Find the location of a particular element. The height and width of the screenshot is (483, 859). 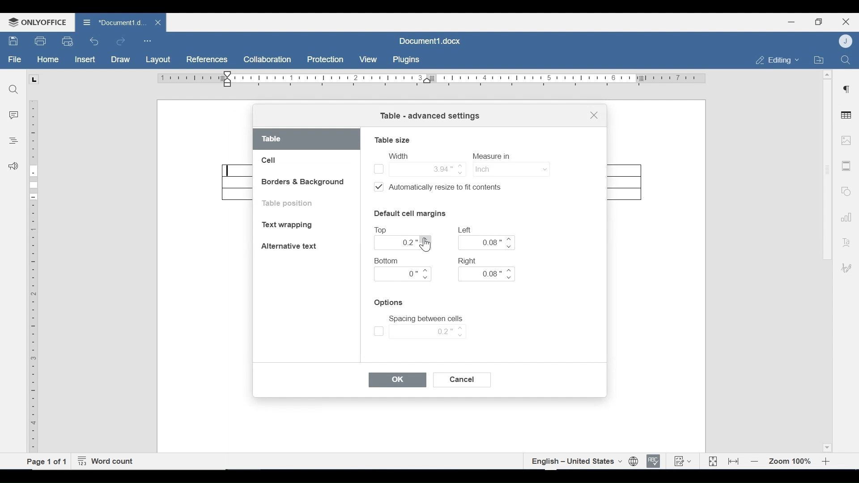

Customize Quick Access Toolbar is located at coordinates (147, 41).